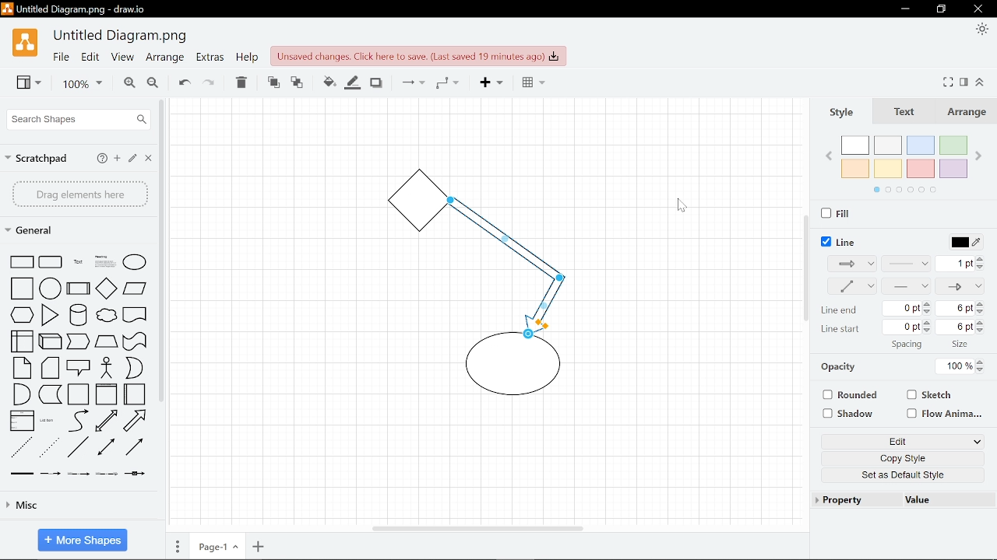  I want to click on Zoom in, so click(126, 83).